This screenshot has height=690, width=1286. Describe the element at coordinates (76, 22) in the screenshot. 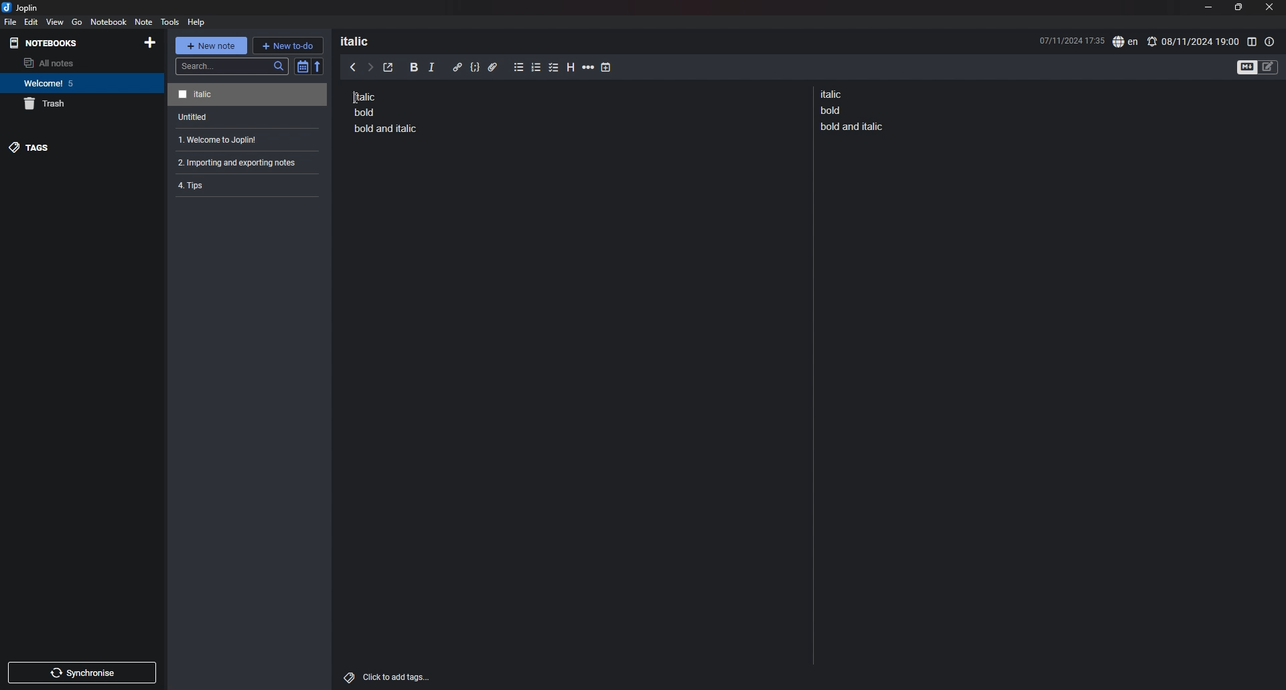

I see `go` at that location.